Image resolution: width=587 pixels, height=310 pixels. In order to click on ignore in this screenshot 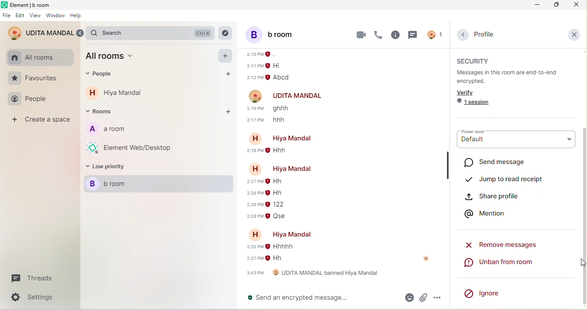, I will do `click(483, 292)`.